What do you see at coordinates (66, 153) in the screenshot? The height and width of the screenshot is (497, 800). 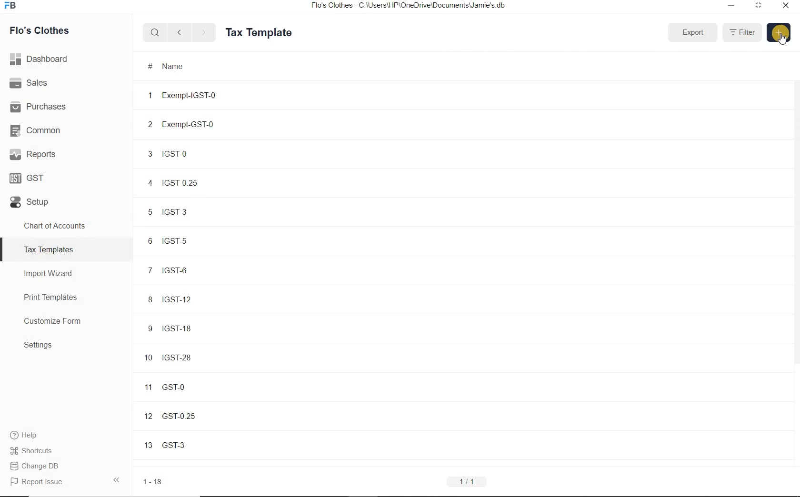 I see `Reports` at bounding box center [66, 153].